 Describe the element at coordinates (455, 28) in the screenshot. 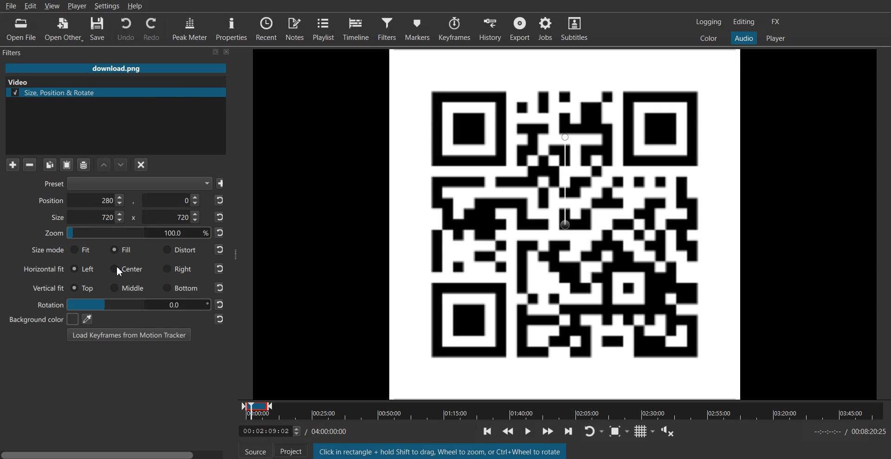

I see `Keyframes` at that location.